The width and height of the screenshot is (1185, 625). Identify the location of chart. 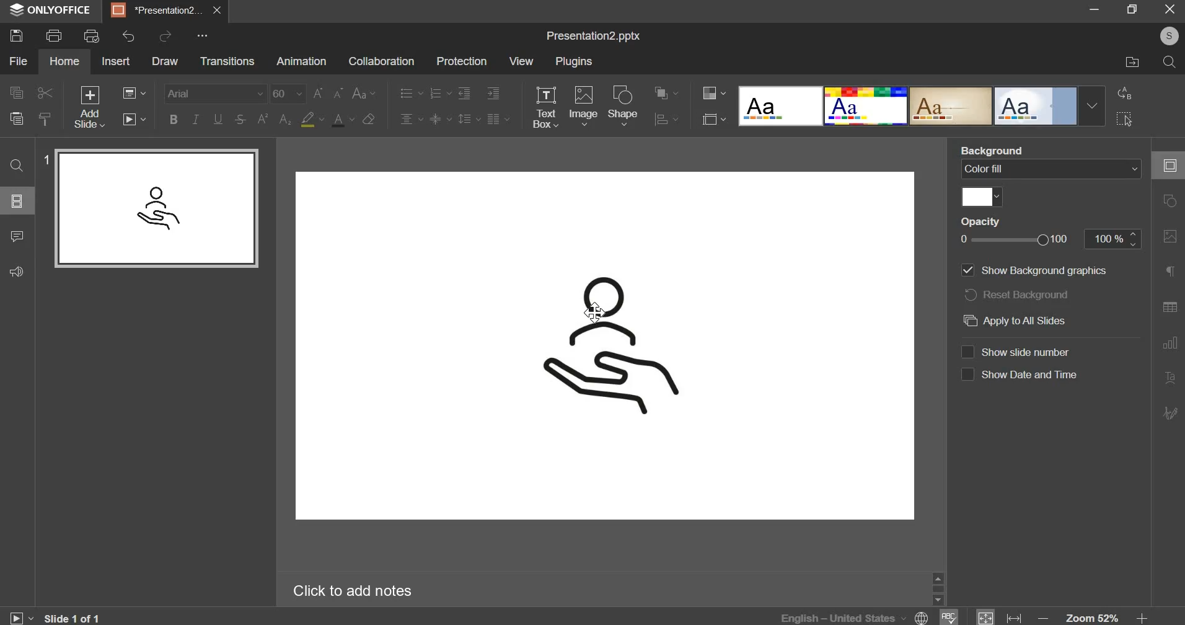
(1169, 345).